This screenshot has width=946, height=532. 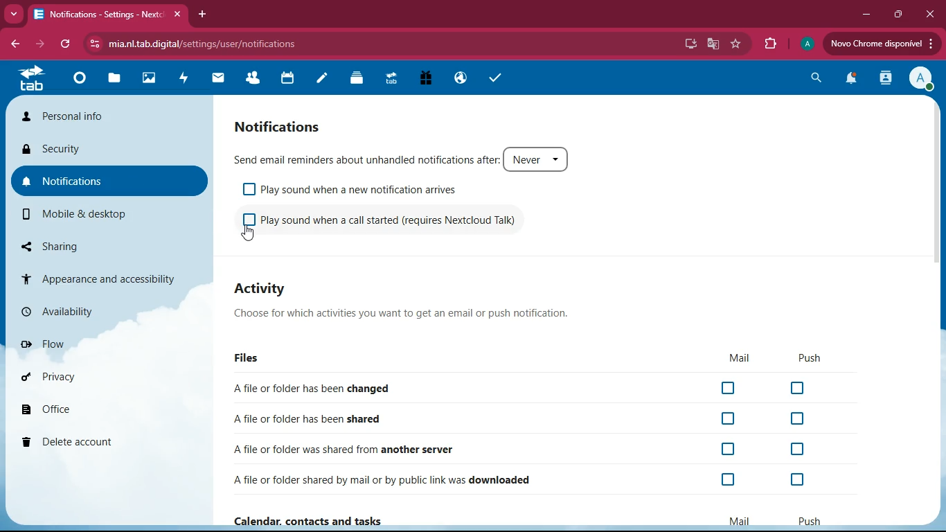 I want to click on off, so click(x=727, y=419).